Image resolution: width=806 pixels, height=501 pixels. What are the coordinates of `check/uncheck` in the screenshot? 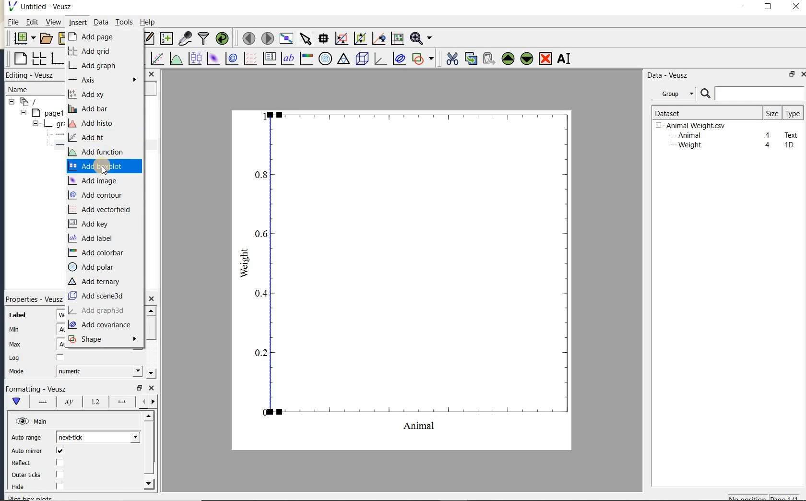 It's located at (59, 486).